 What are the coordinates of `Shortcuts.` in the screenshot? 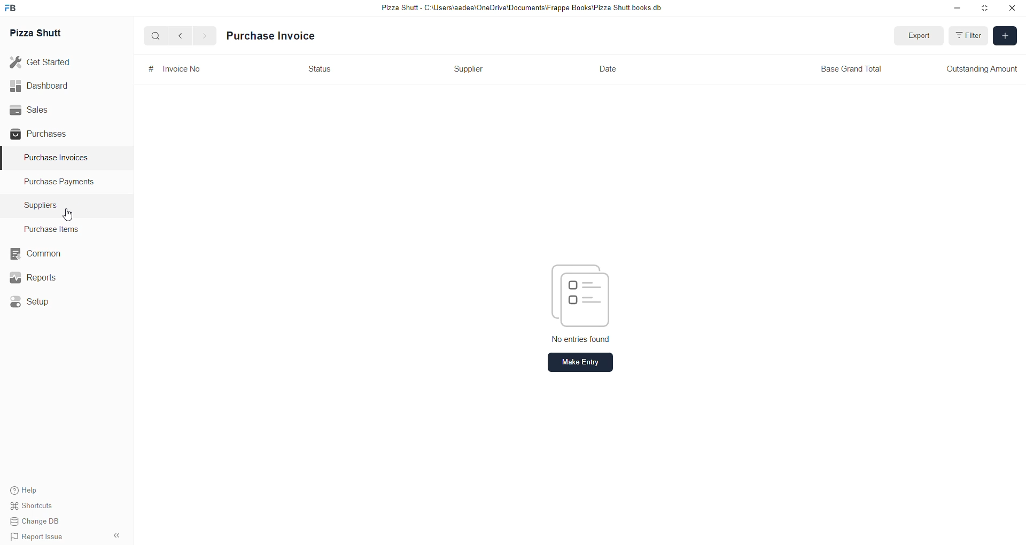 It's located at (39, 508).